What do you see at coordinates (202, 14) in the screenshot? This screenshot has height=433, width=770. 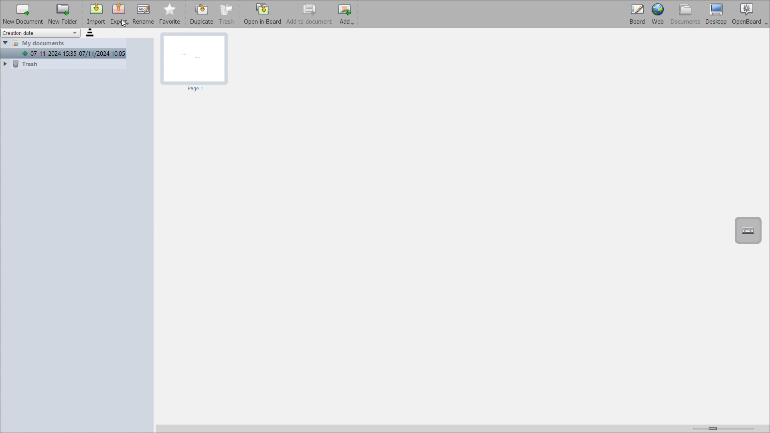 I see `duplicate` at bounding box center [202, 14].